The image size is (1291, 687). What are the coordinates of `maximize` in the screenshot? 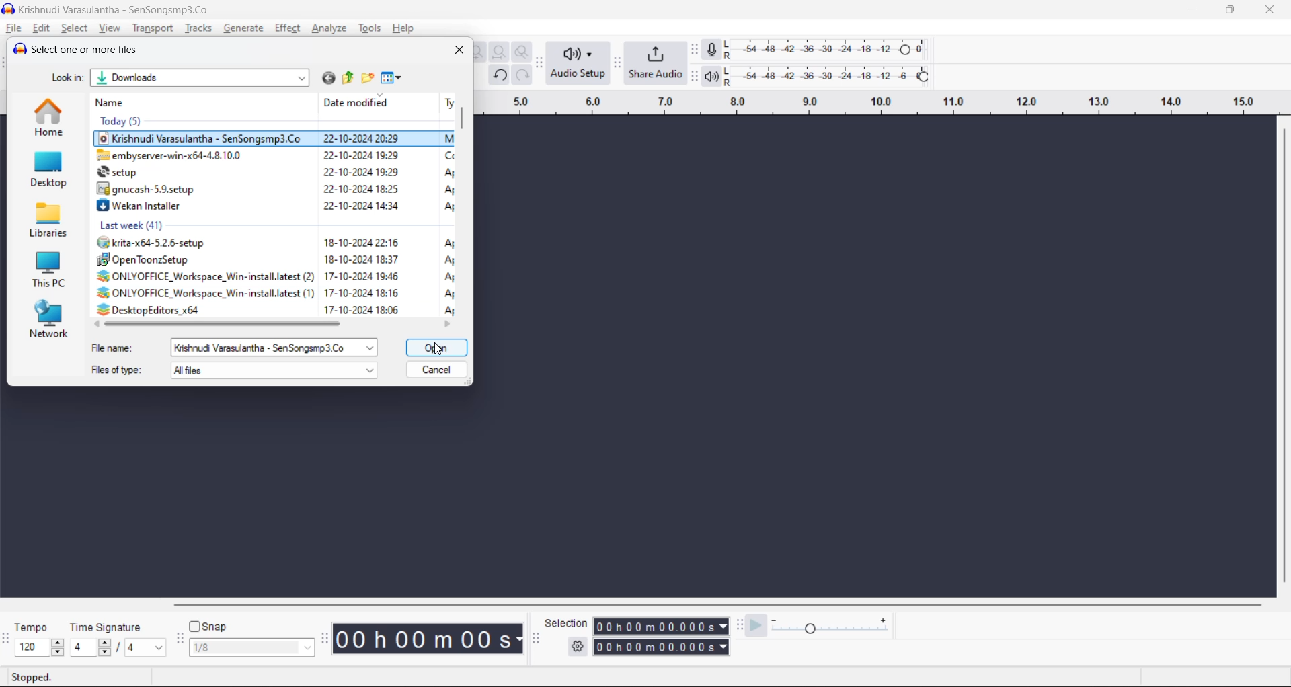 It's located at (1226, 10).